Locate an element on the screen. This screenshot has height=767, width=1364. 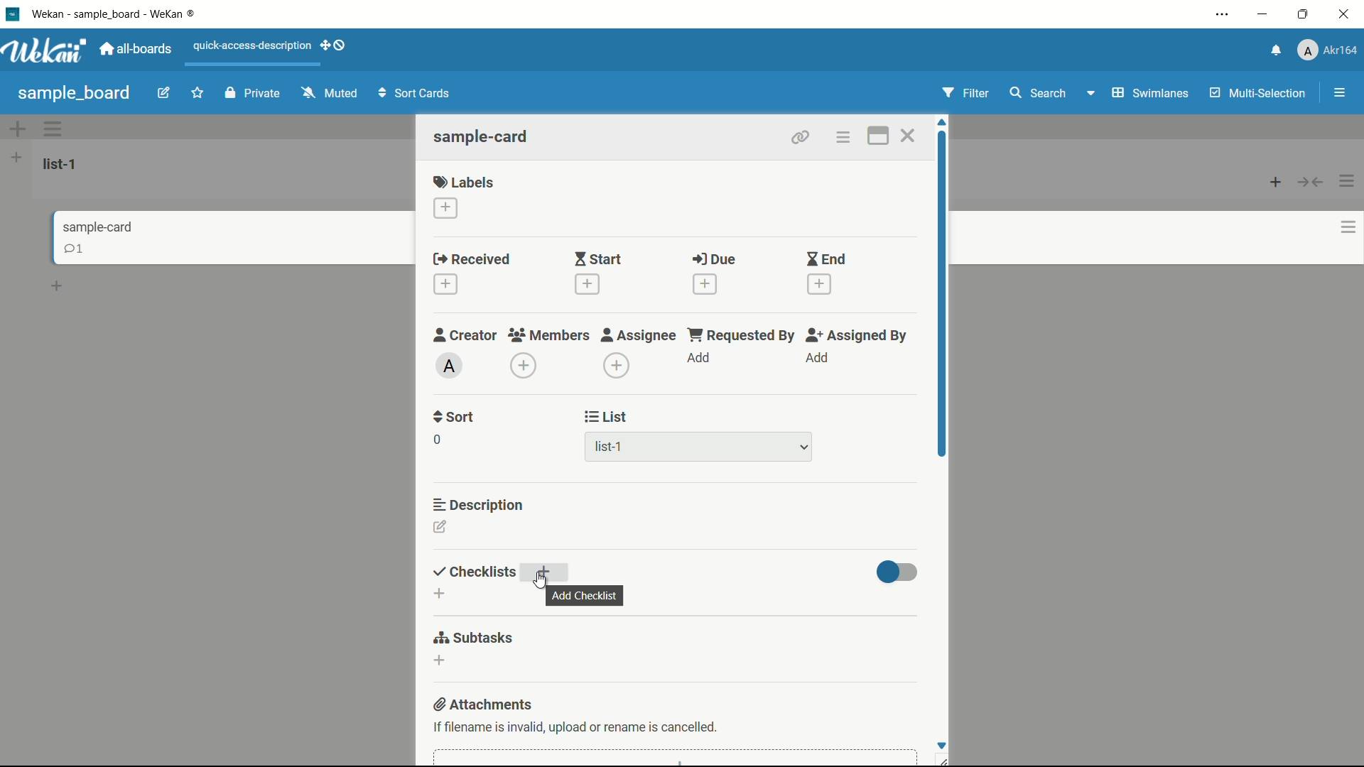
add date is located at coordinates (588, 284).